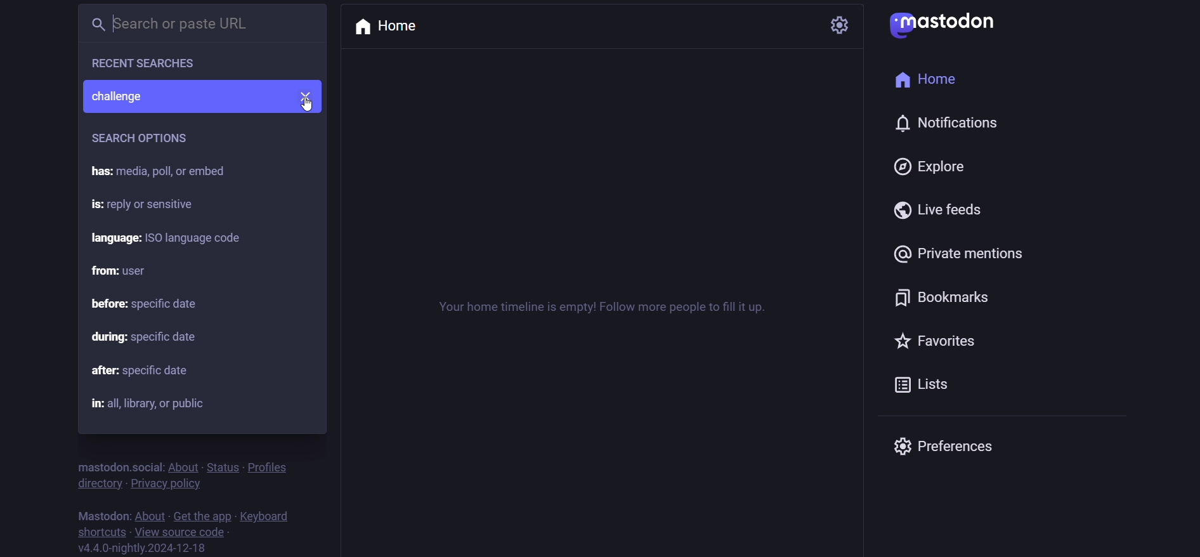 This screenshot has width=1200, height=557. What do you see at coordinates (391, 27) in the screenshot?
I see `home` at bounding box center [391, 27].